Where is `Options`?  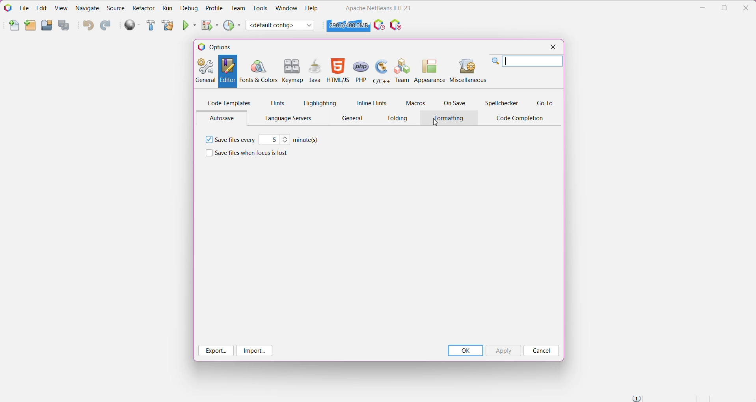 Options is located at coordinates (218, 47).